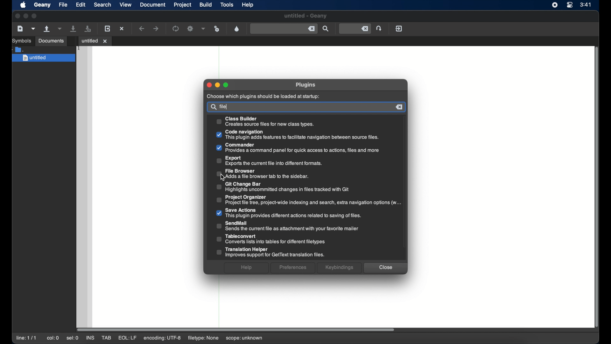 Image resolution: width=611 pixels, height=344 pixels. What do you see at coordinates (399, 107) in the screenshot?
I see `` at bounding box center [399, 107].